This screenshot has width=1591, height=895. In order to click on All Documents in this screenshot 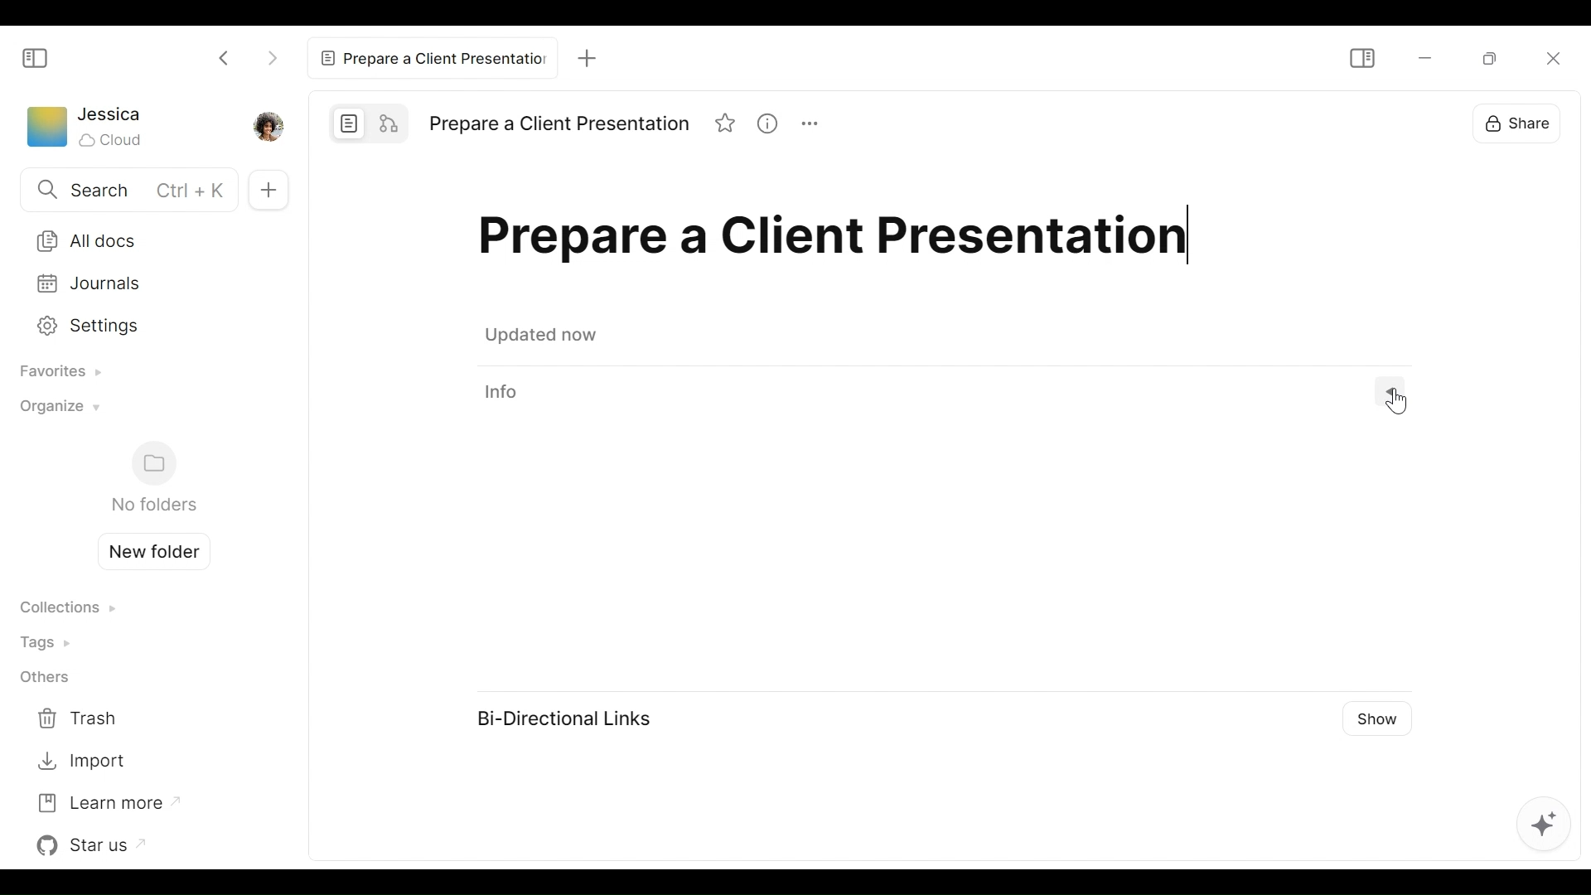, I will do `click(142, 239)`.